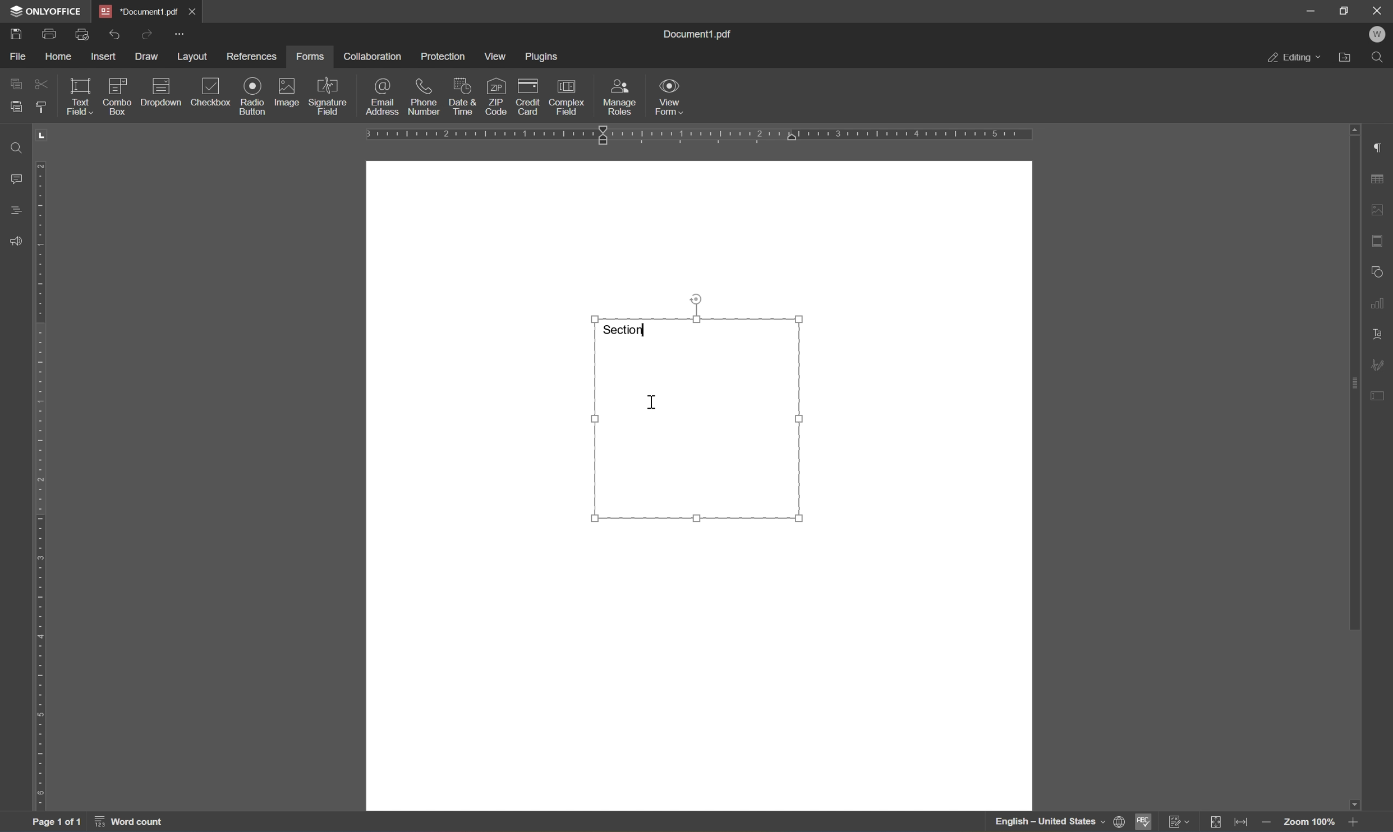 The image size is (1393, 832). I want to click on copy style, so click(40, 107).